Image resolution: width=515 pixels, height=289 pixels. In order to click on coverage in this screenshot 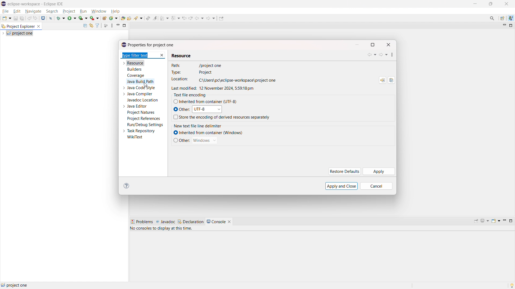, I will do `click(136, 75)`.